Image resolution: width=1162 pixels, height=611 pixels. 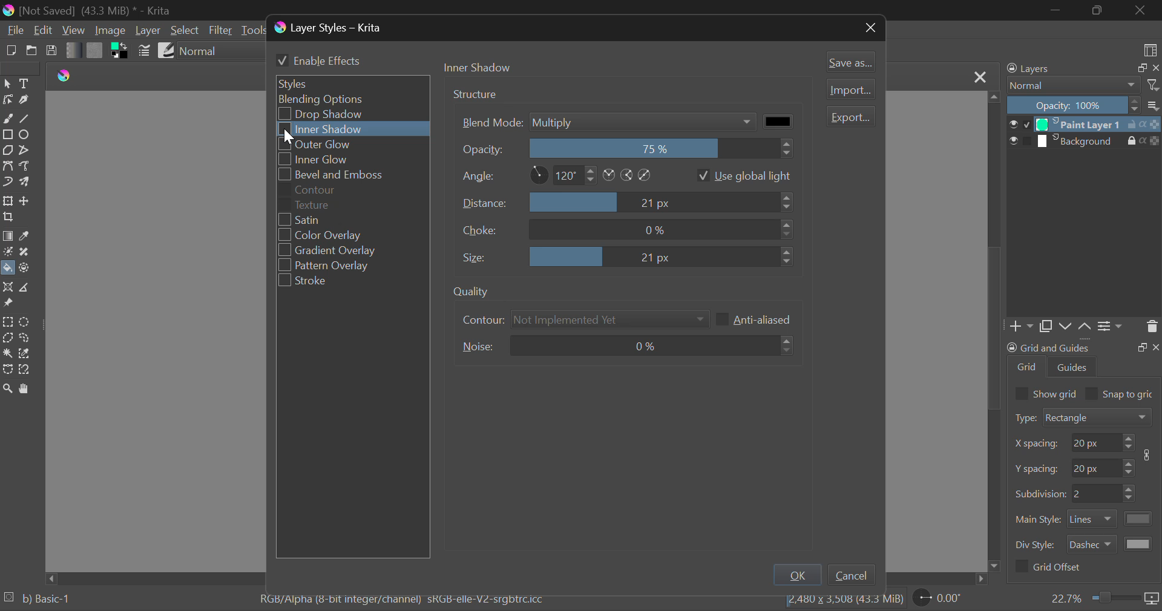 I want to click on View, so click(x=74, y=31).